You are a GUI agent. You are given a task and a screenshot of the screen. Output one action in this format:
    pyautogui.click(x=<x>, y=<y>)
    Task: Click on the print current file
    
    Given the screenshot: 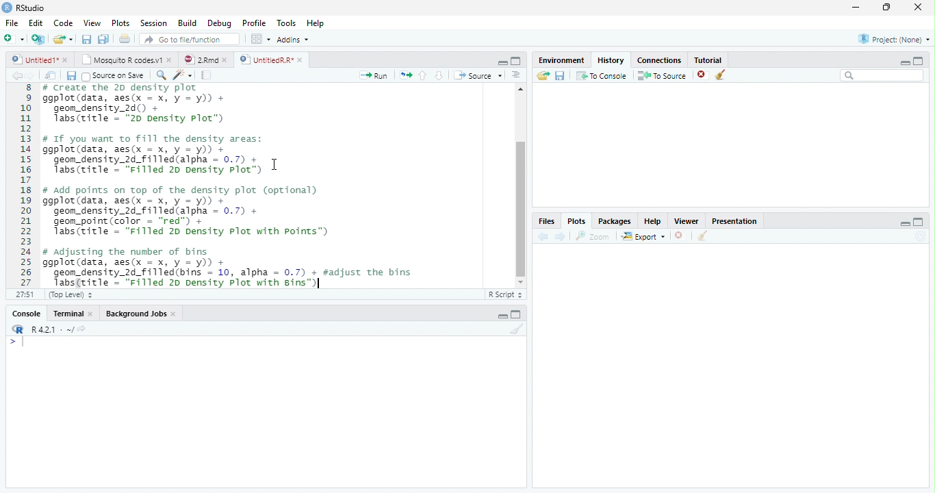 What is the action you would take?
    pyautogui.click(x=125, y=38)
    